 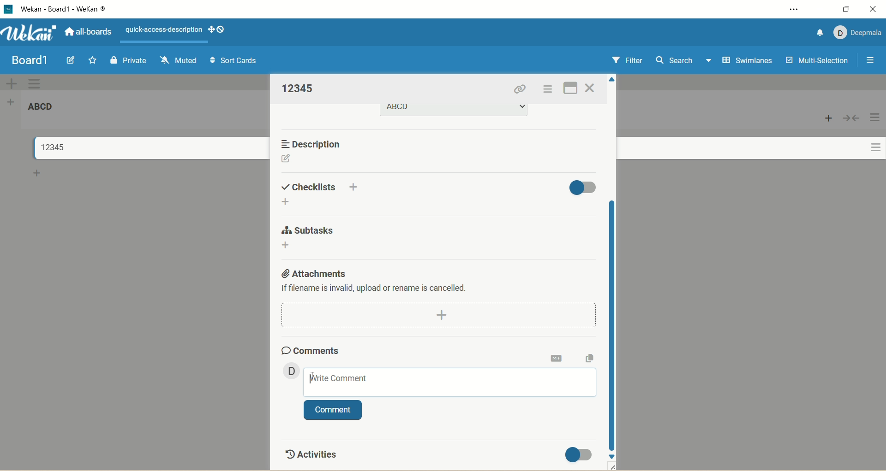 What do you see at coordinates (829, 118) in the screenshot?
I see `add card` at bounding box center [829, 118].